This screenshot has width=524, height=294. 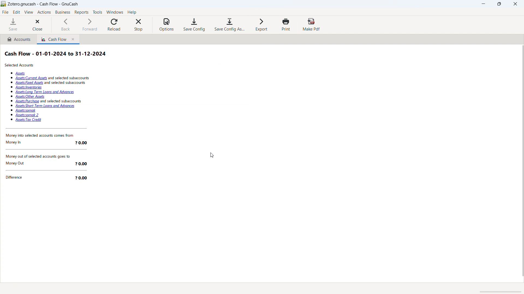 What do you see at coordinates (17, 12) in the screenshot?
I see `edit` at bounding box center [17, 12].